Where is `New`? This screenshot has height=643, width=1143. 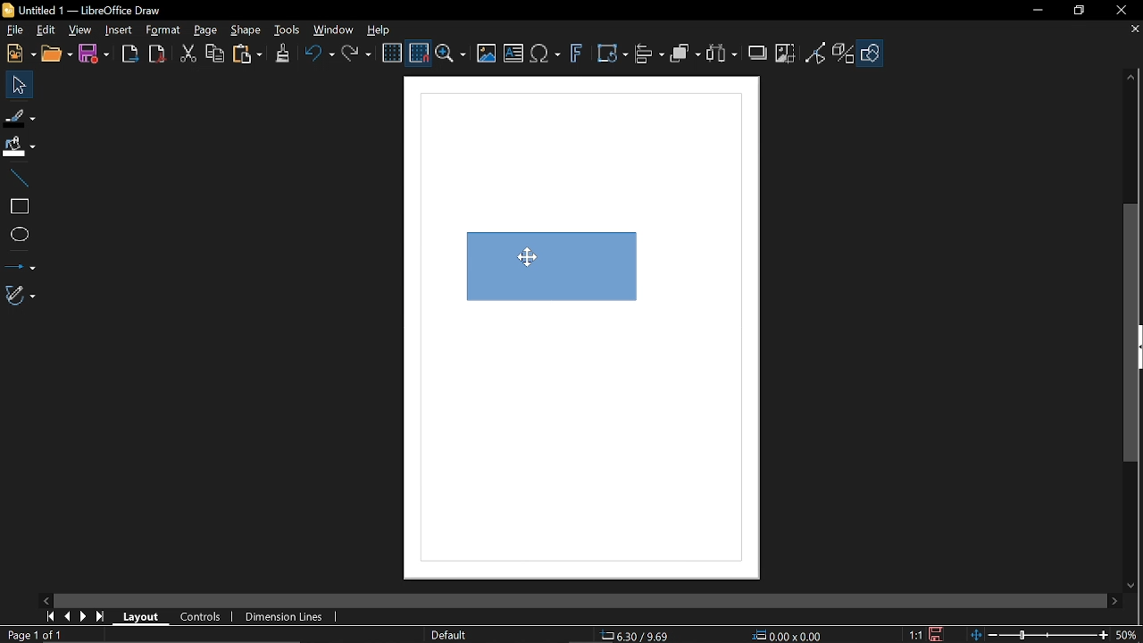
New is located at coordinates (20, 54).